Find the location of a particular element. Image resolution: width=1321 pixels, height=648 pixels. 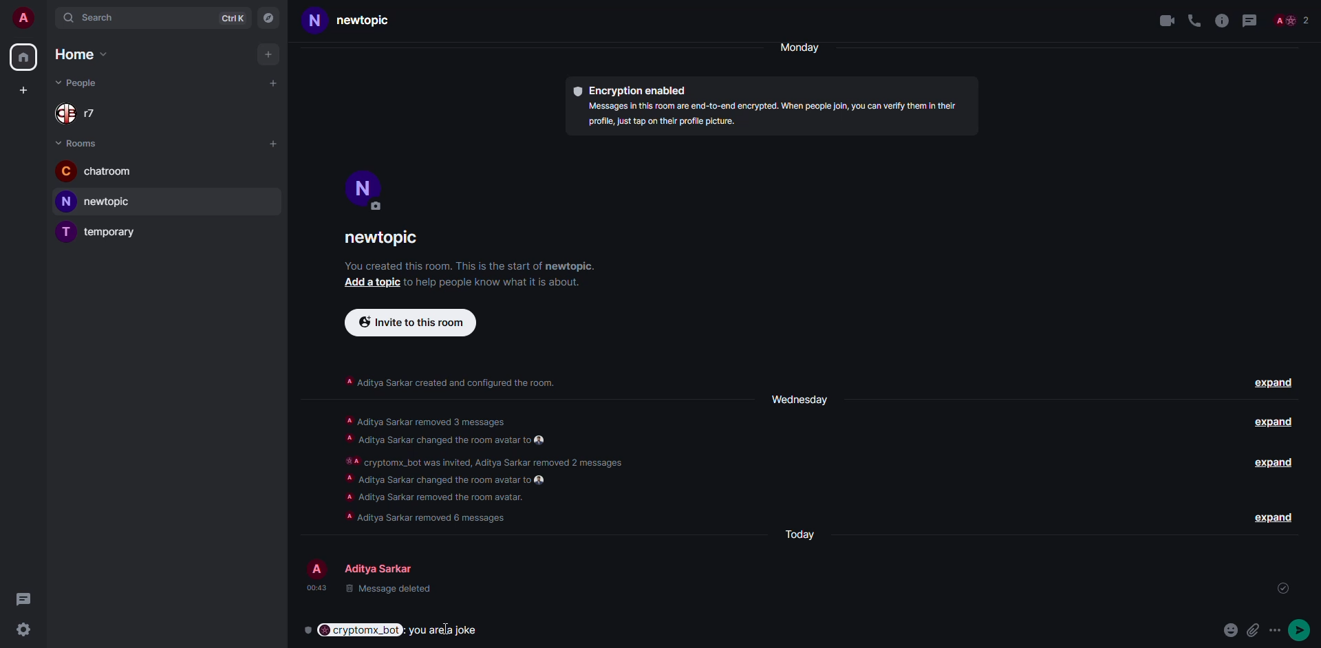

ctrlK is located at coordinates (232, 18).